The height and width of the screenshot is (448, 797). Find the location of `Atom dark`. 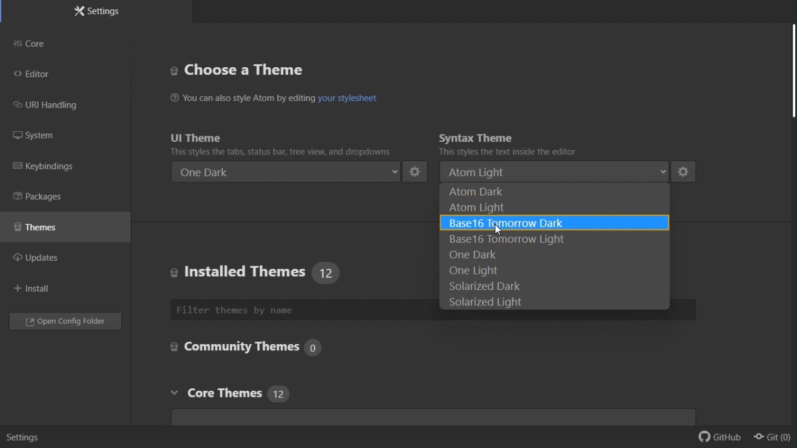

Atom dark is located at coordinates (554, 190).